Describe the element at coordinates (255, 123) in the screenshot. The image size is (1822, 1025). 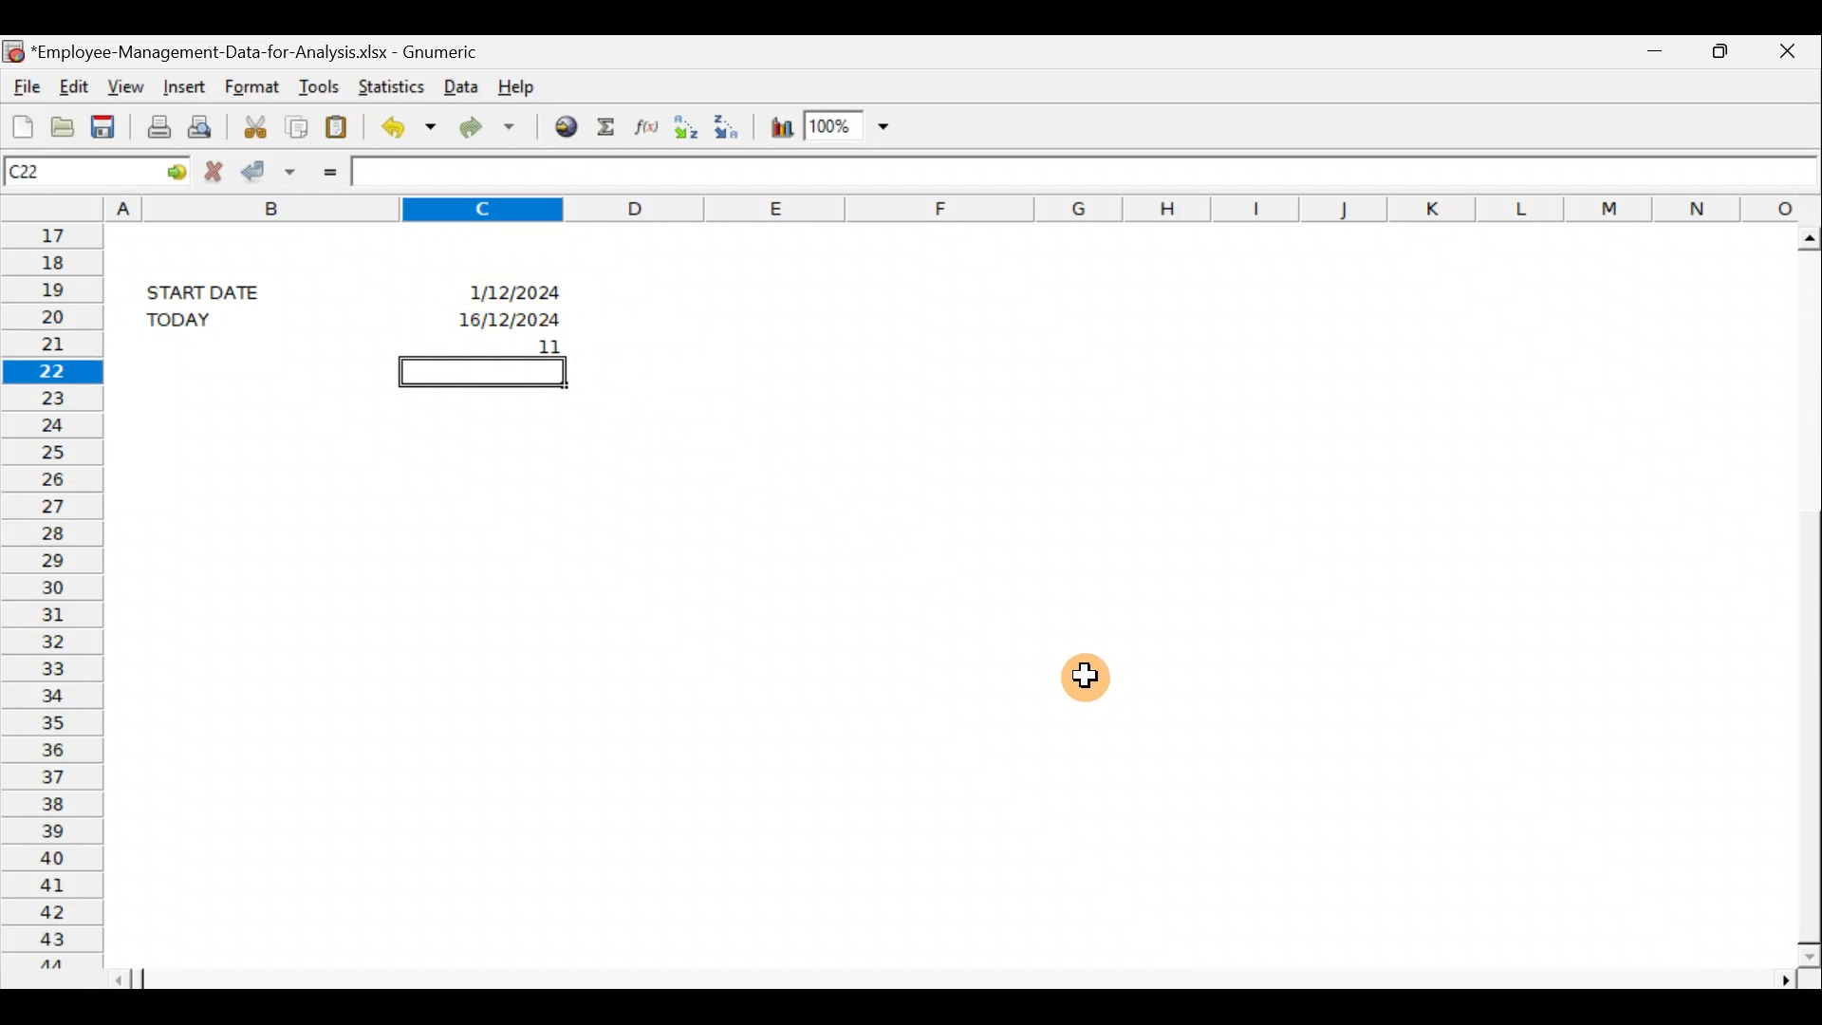
I see `Cut the selection` at that location.